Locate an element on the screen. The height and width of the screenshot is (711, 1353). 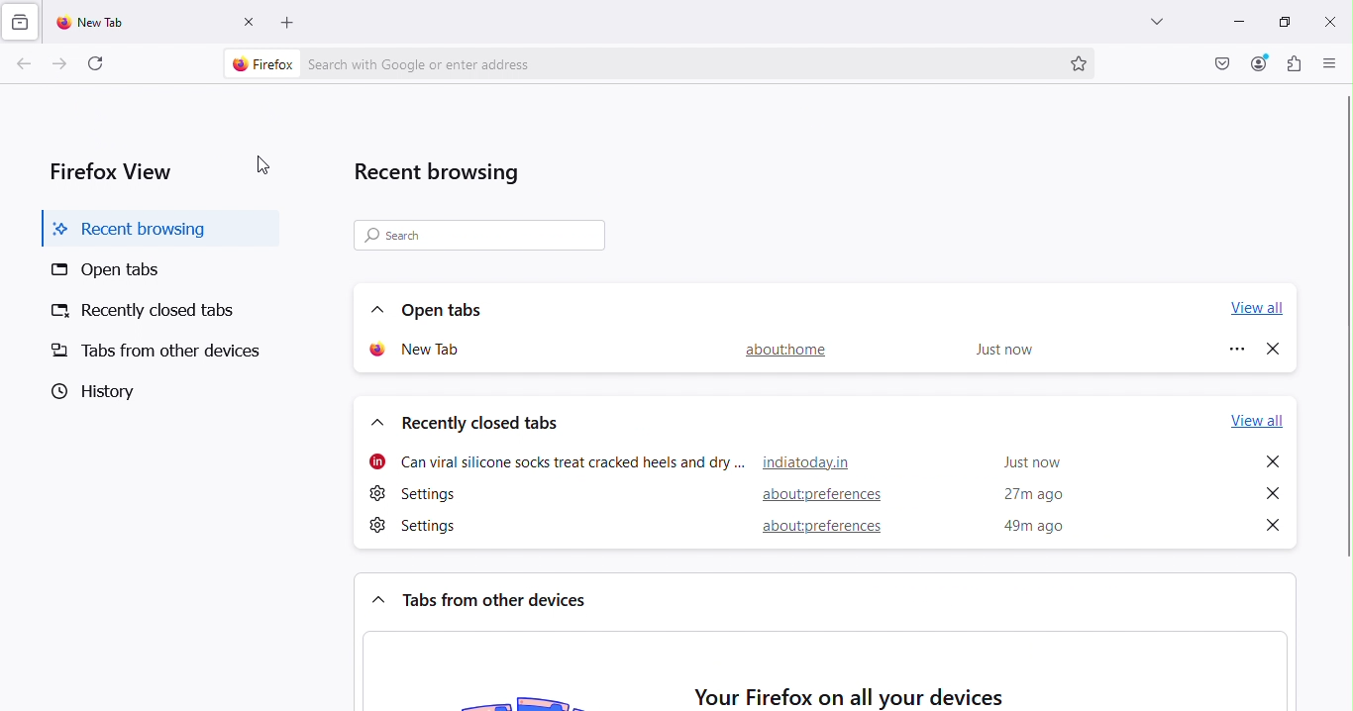
New tab is located at coordinates (134, 22).